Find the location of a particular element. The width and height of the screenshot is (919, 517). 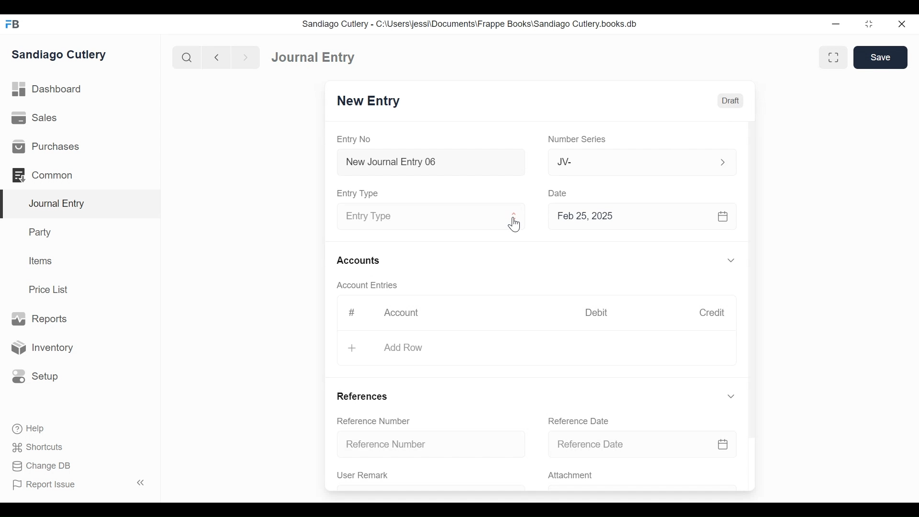

Entry No is located at coordinates (354, 140).